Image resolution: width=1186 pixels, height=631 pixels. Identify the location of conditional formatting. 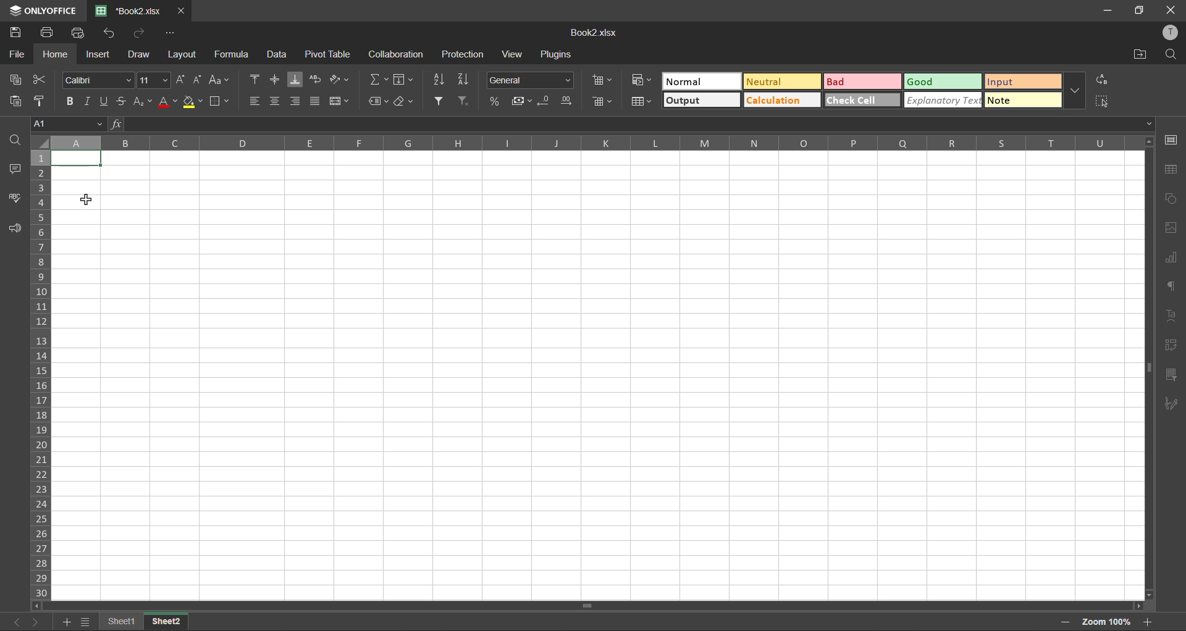
(645, 79).